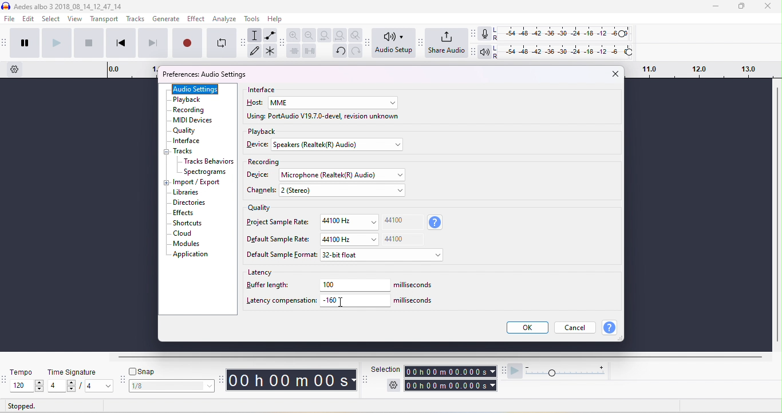 This screenshot has height=413, width=782. I want to click on import/export, so click(198, 182).